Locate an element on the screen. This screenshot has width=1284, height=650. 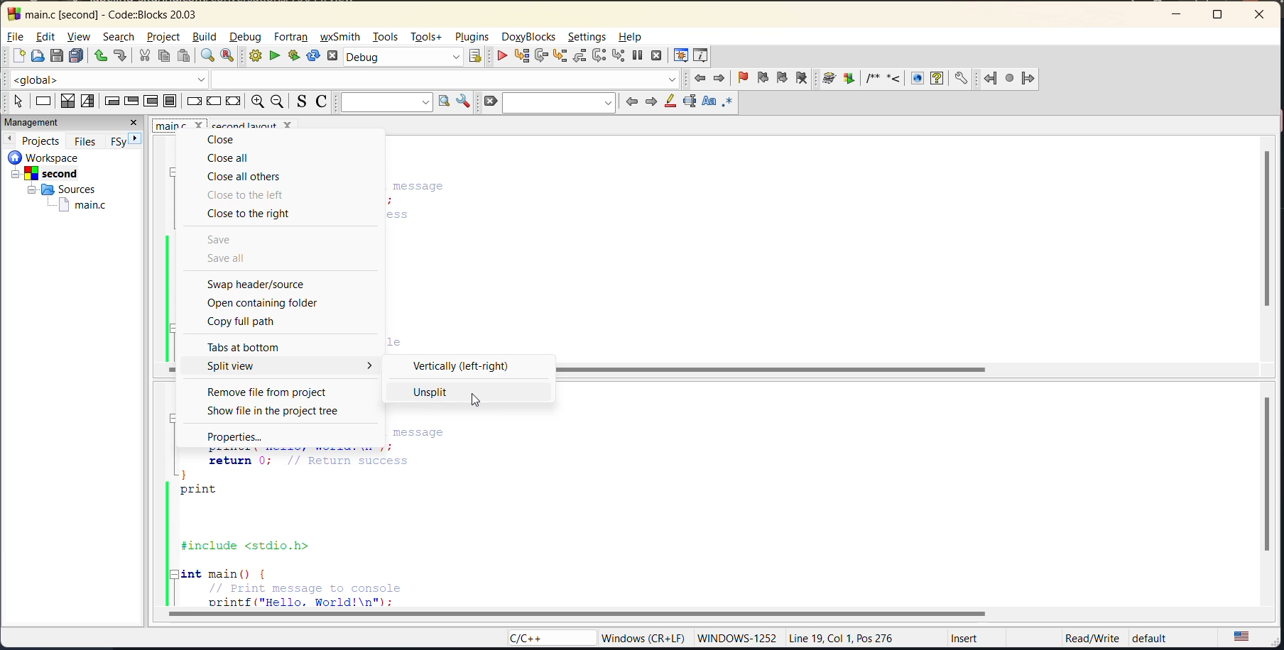
debugging windows is located at coordinates (683, 55).